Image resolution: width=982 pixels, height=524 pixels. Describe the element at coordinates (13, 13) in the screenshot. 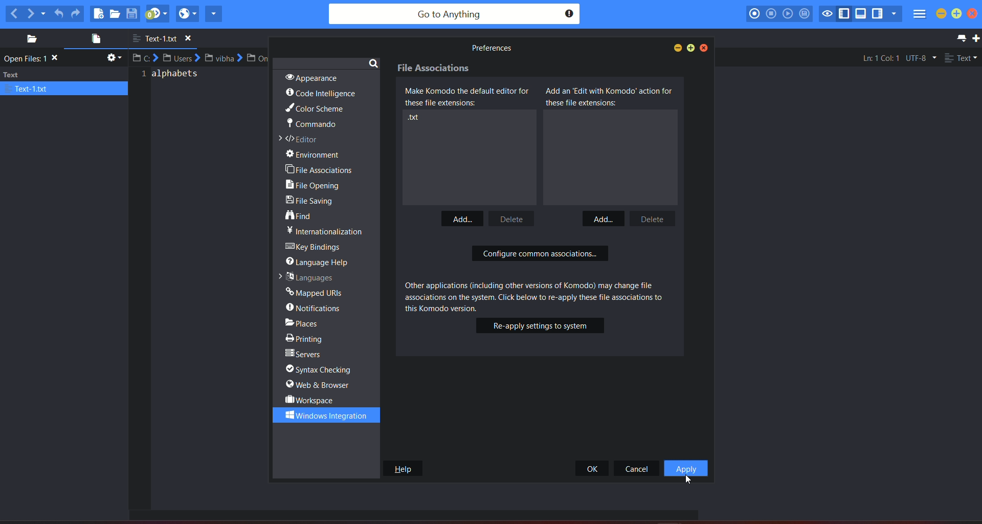

I see `previous` at that location.